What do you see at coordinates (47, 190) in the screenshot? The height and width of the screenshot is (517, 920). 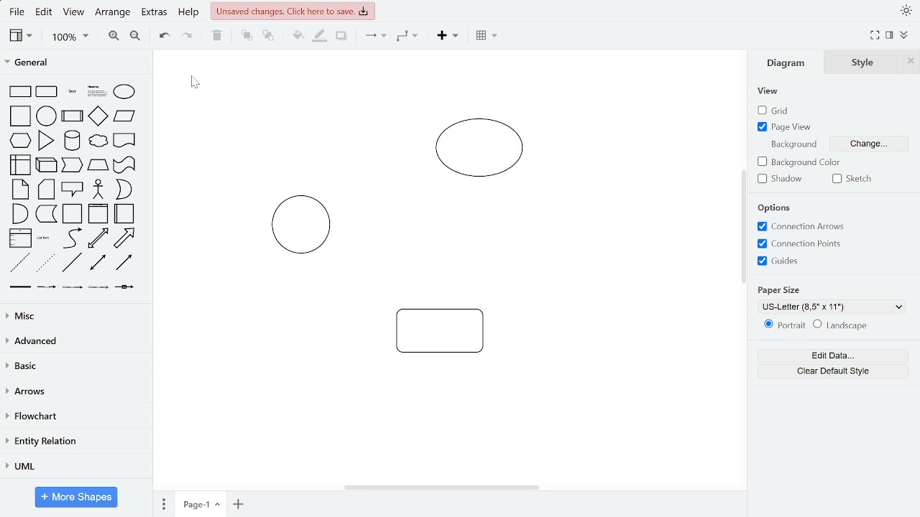 I see `card` at bounding box center [47, 190].